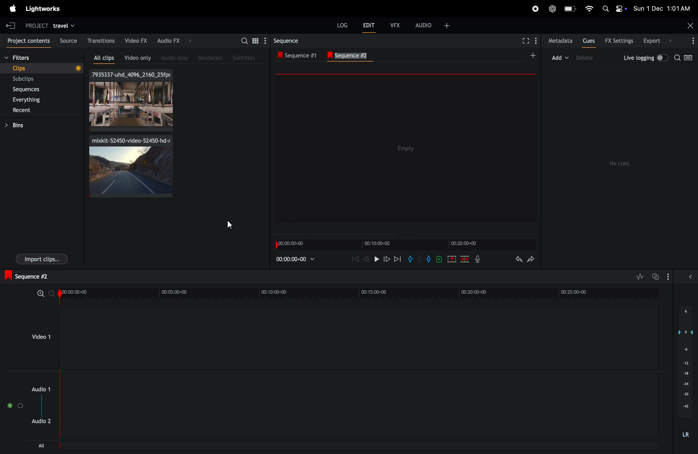 The width and height of the screenshot is (698, 454). What do you see at coordinates (245, 58) in the screenshot?
I see `subtitles` at bounding box center [245, 58].